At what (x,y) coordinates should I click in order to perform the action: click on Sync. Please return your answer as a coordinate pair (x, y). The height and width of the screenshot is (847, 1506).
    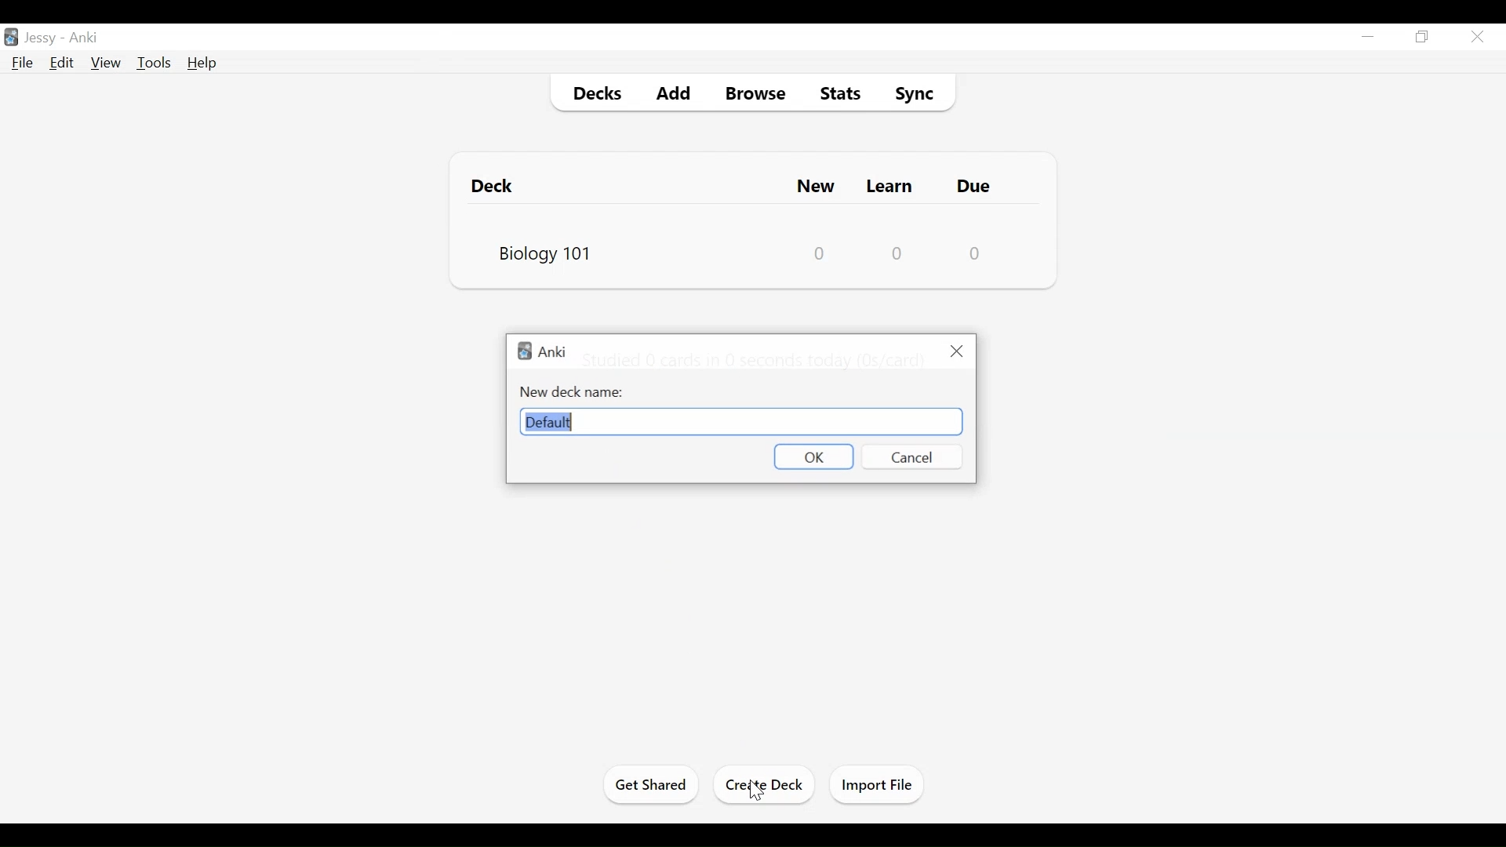
    Looking at the image, I should click on (916, 91).